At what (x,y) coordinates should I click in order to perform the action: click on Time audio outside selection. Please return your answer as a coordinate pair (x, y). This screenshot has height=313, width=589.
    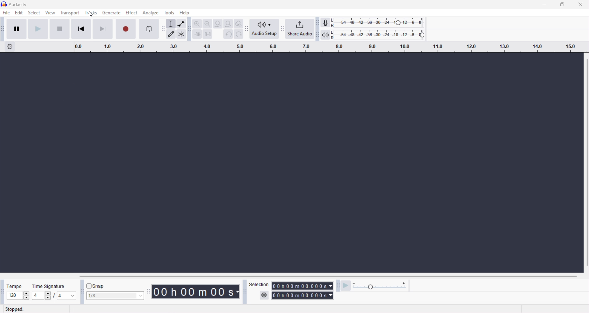
    Looking at the image, I should click on (198, 34).